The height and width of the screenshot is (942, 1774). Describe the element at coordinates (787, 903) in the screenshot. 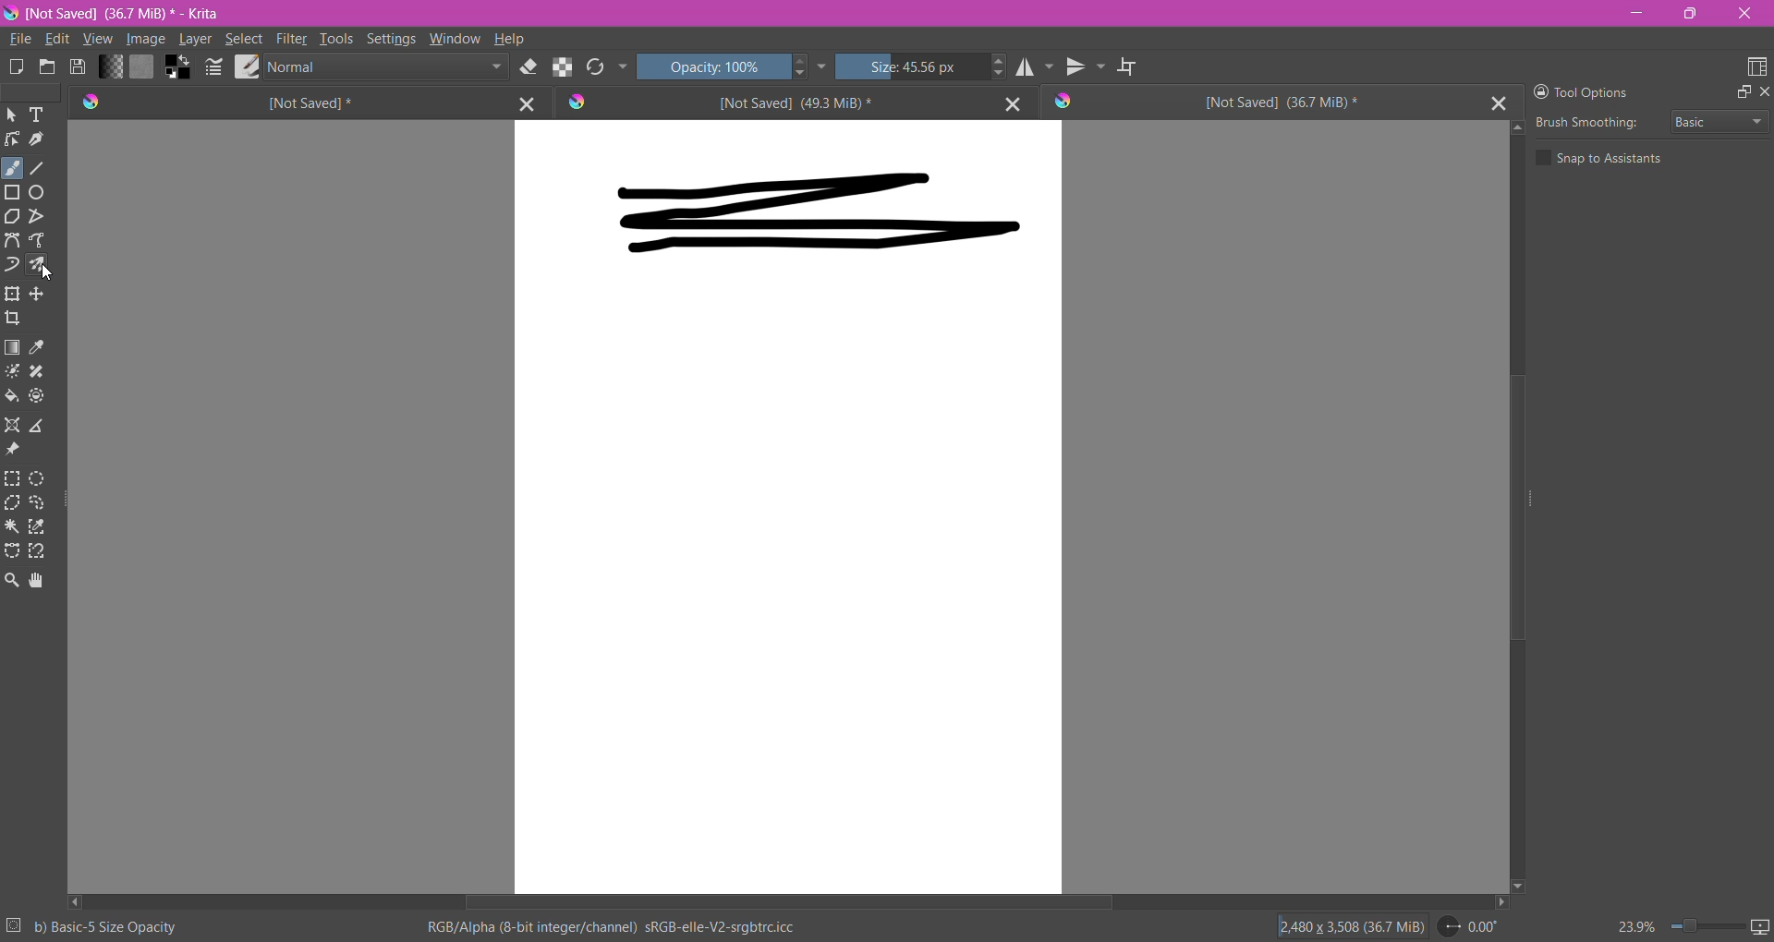

I see `Horizontal Scroll Bar` at that location.